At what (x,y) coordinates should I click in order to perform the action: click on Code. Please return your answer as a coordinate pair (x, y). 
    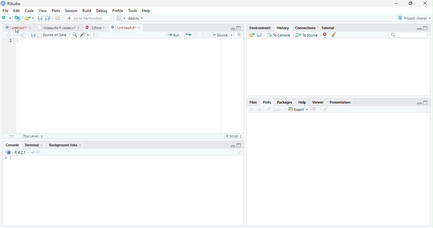
    Looking at the image, I should click on (29, 11).